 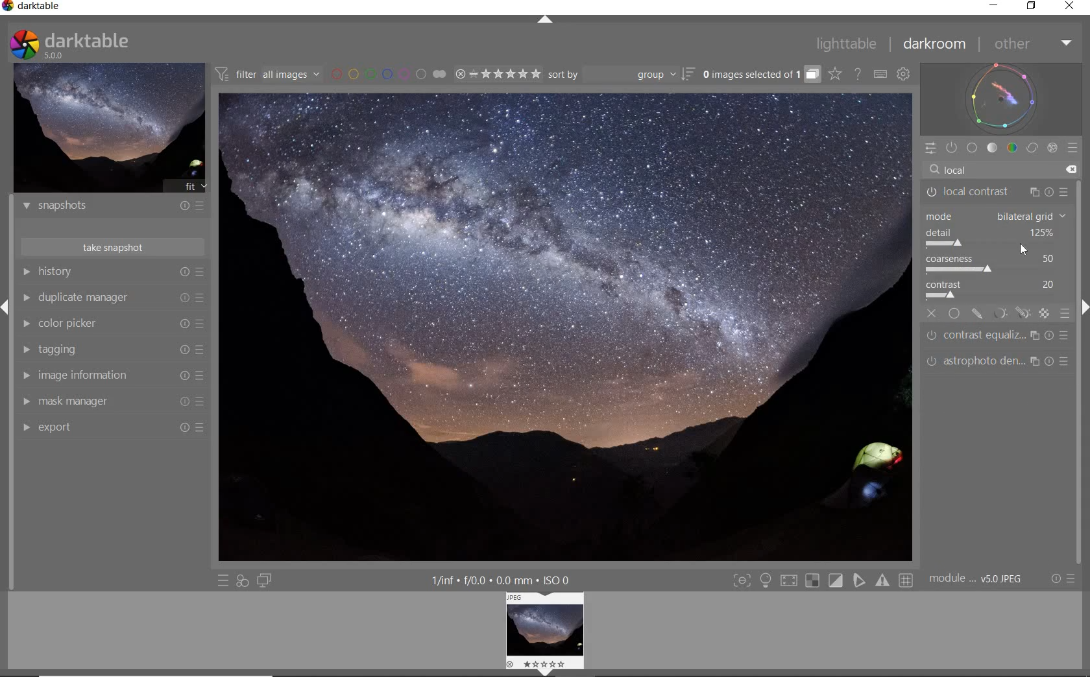 What do you see at coordinates (1084, 307) in the screenshot?
I see `hide left menu (shift+ctrl+l)` at bounding box center [1084, 307].